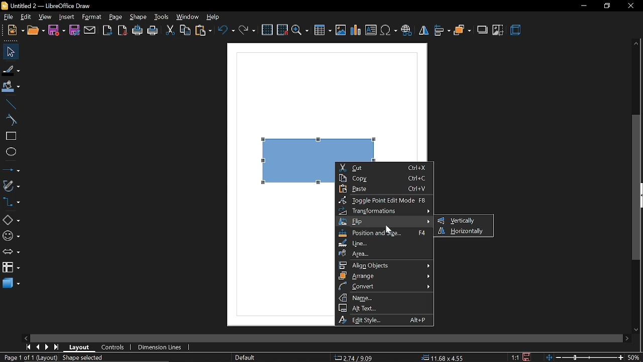 This screenshot has height=362, width=643. Describe the element at coordinates (84, 358) in the screenshot. I see `shape selected` at that location.